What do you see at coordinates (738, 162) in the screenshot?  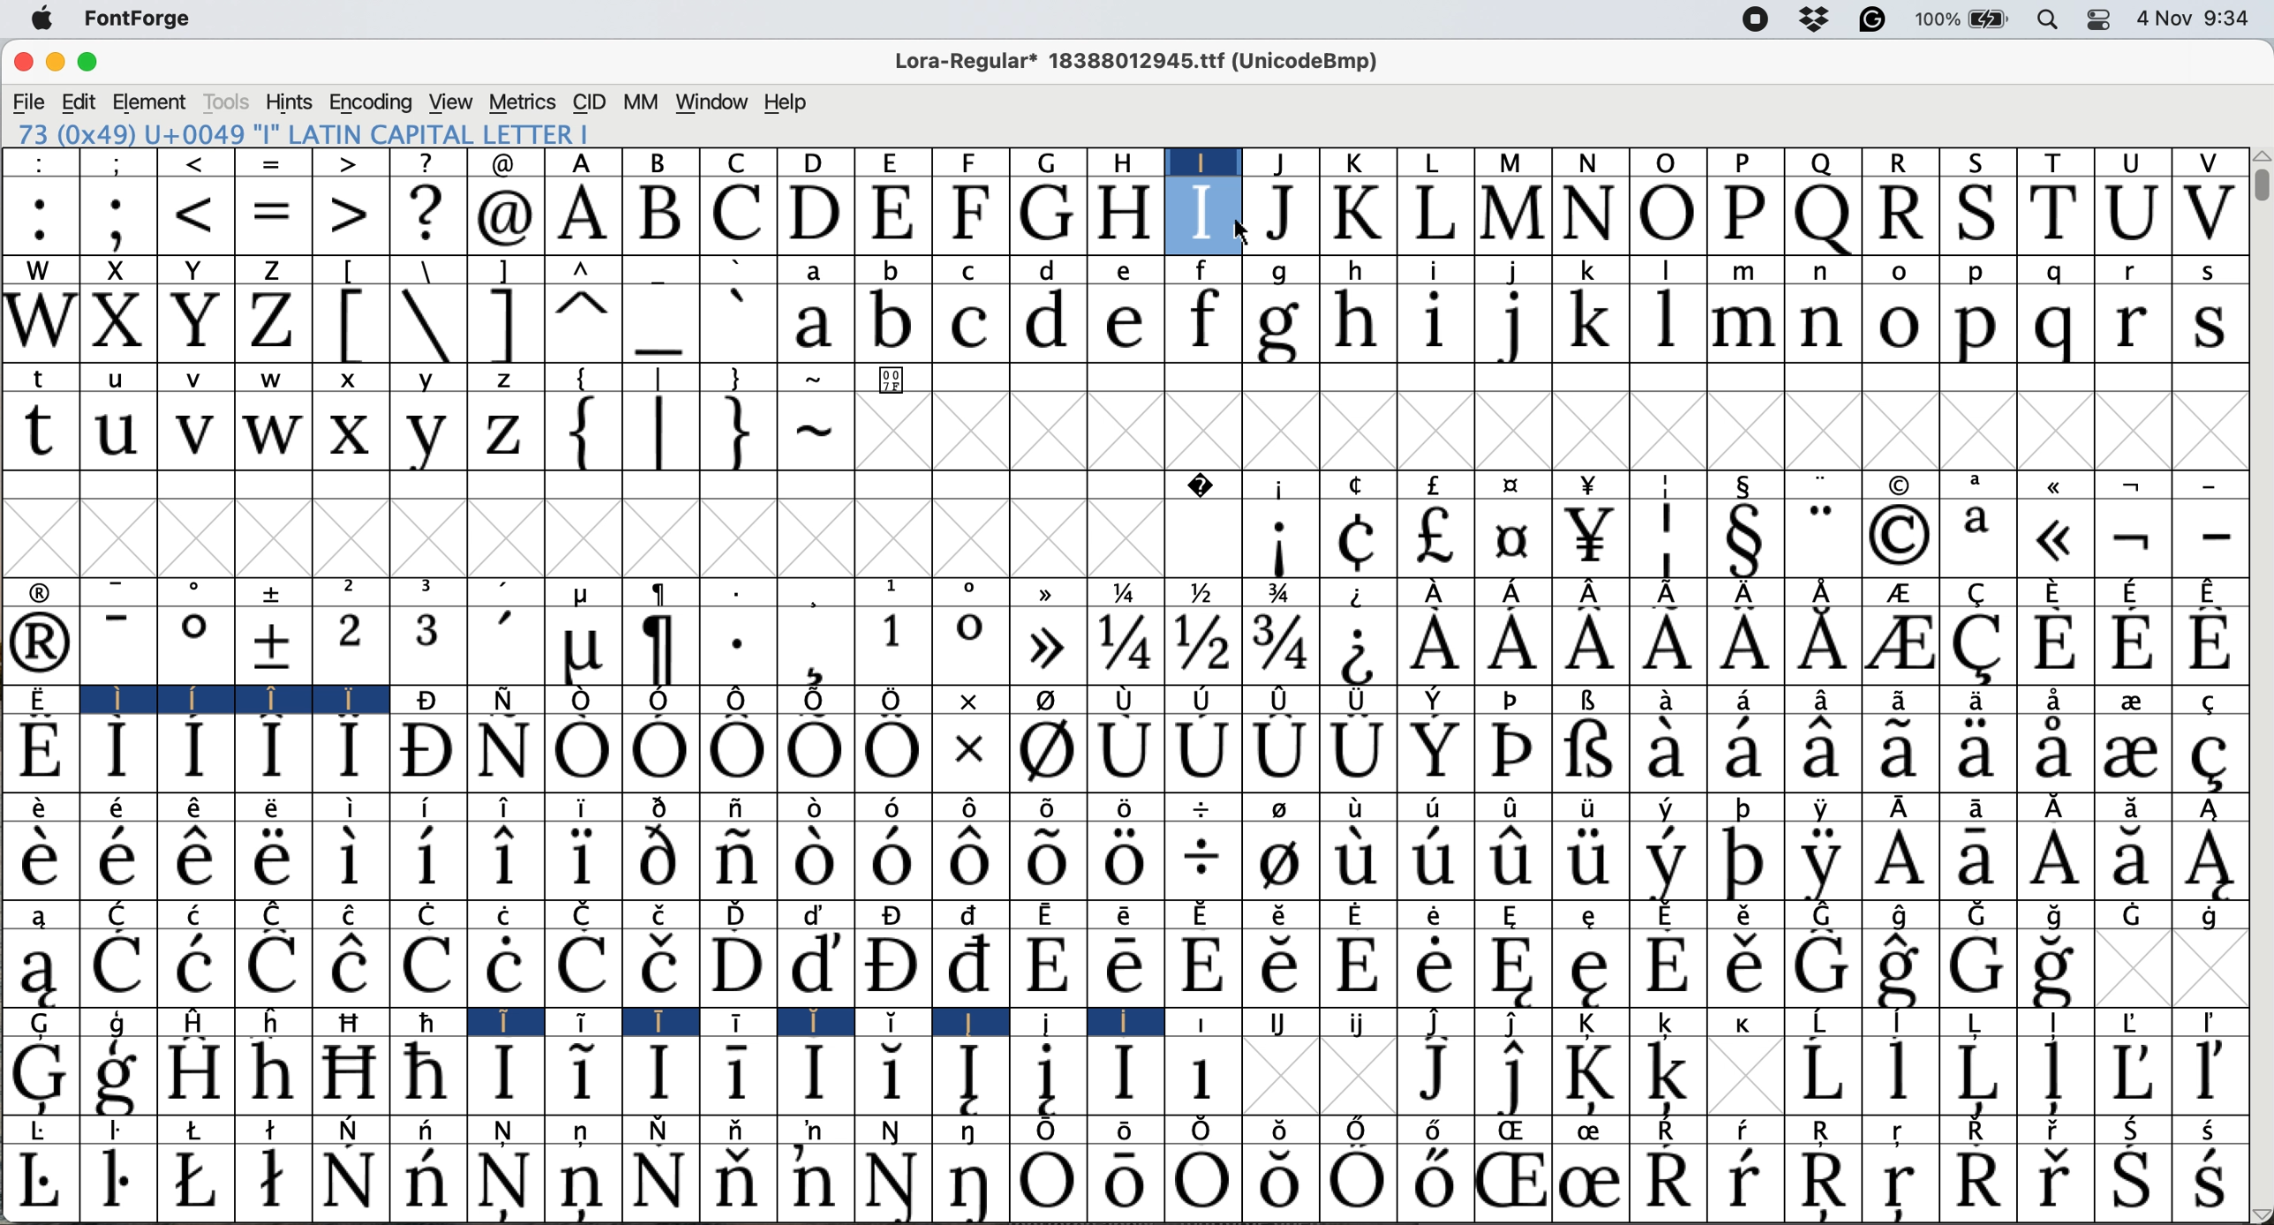 I see `C` at bounding box center [738, 162].